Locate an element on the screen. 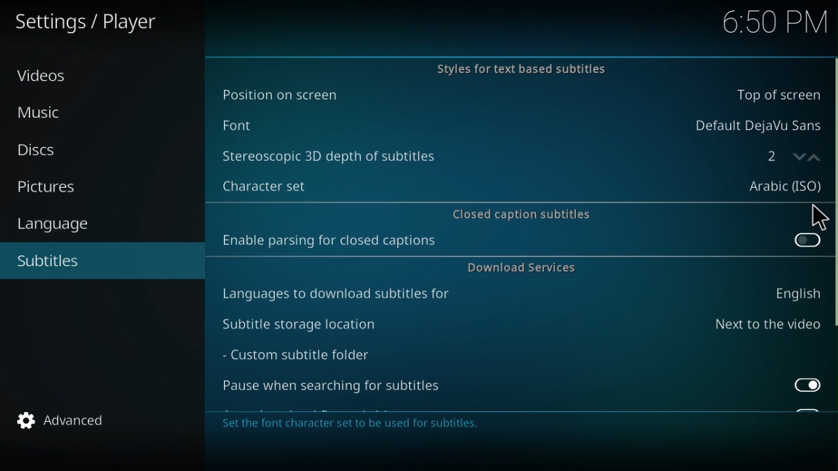 The width and height of the screenshot is (838, 471). Font is located at coordinates (447, 125).